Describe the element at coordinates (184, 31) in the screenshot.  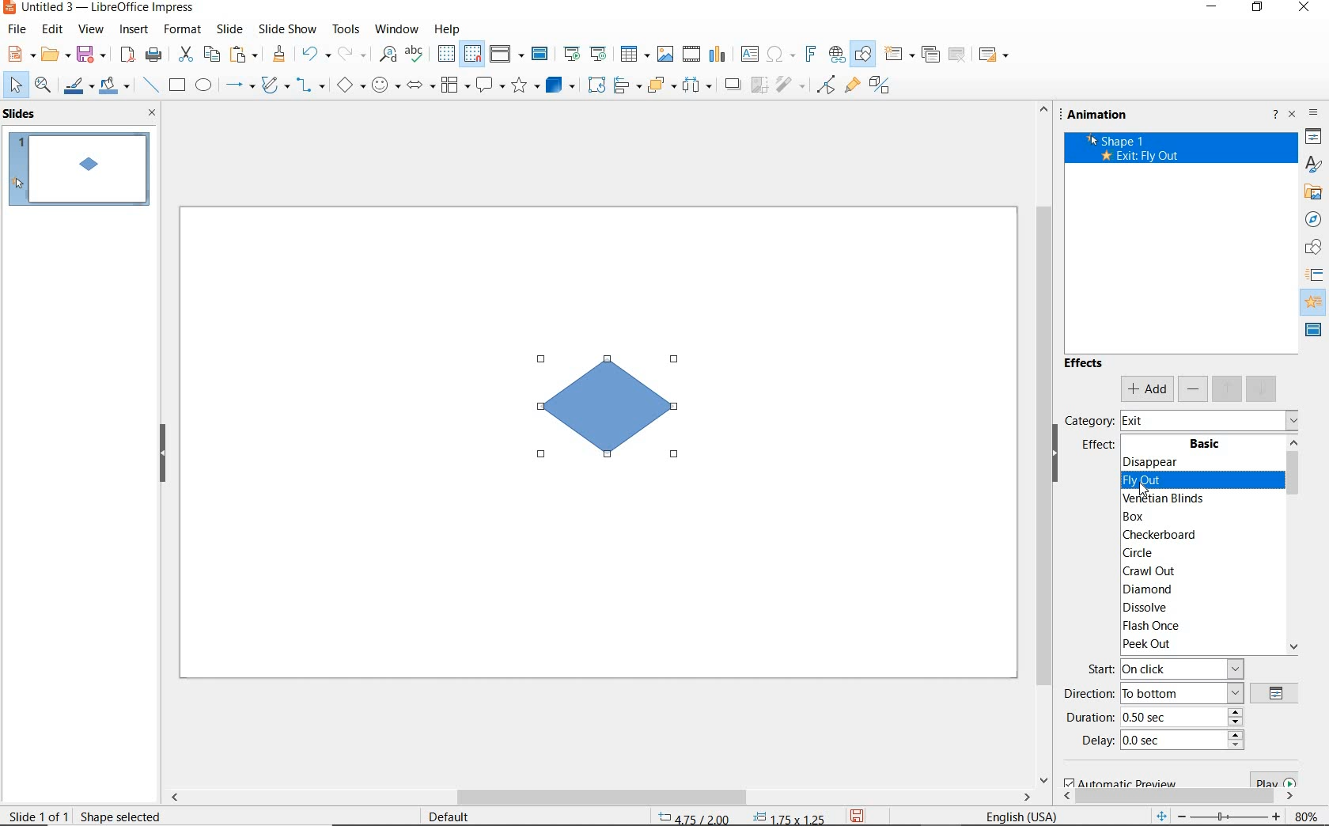
I see `format` at that location.